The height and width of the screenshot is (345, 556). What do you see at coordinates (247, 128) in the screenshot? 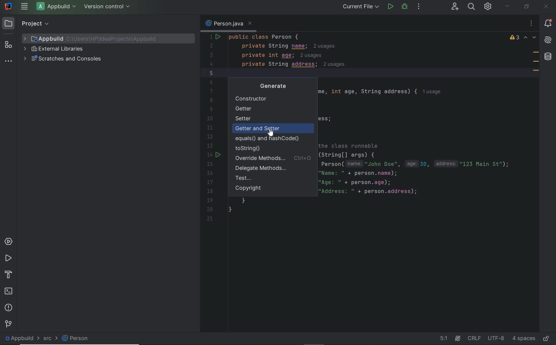
I see `Getter and Setter` at bounding box center [247, 128].